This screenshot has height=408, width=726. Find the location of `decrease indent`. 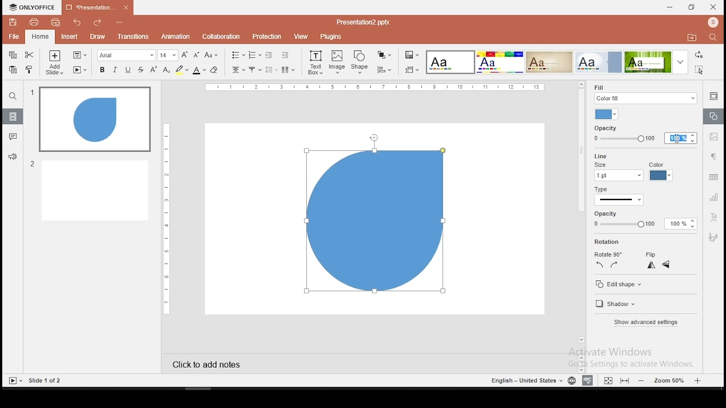

decrease indent is located at coordinates (268, 55).